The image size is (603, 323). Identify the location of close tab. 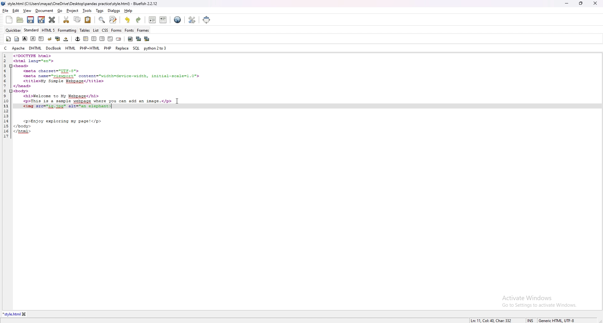
(25, 314).